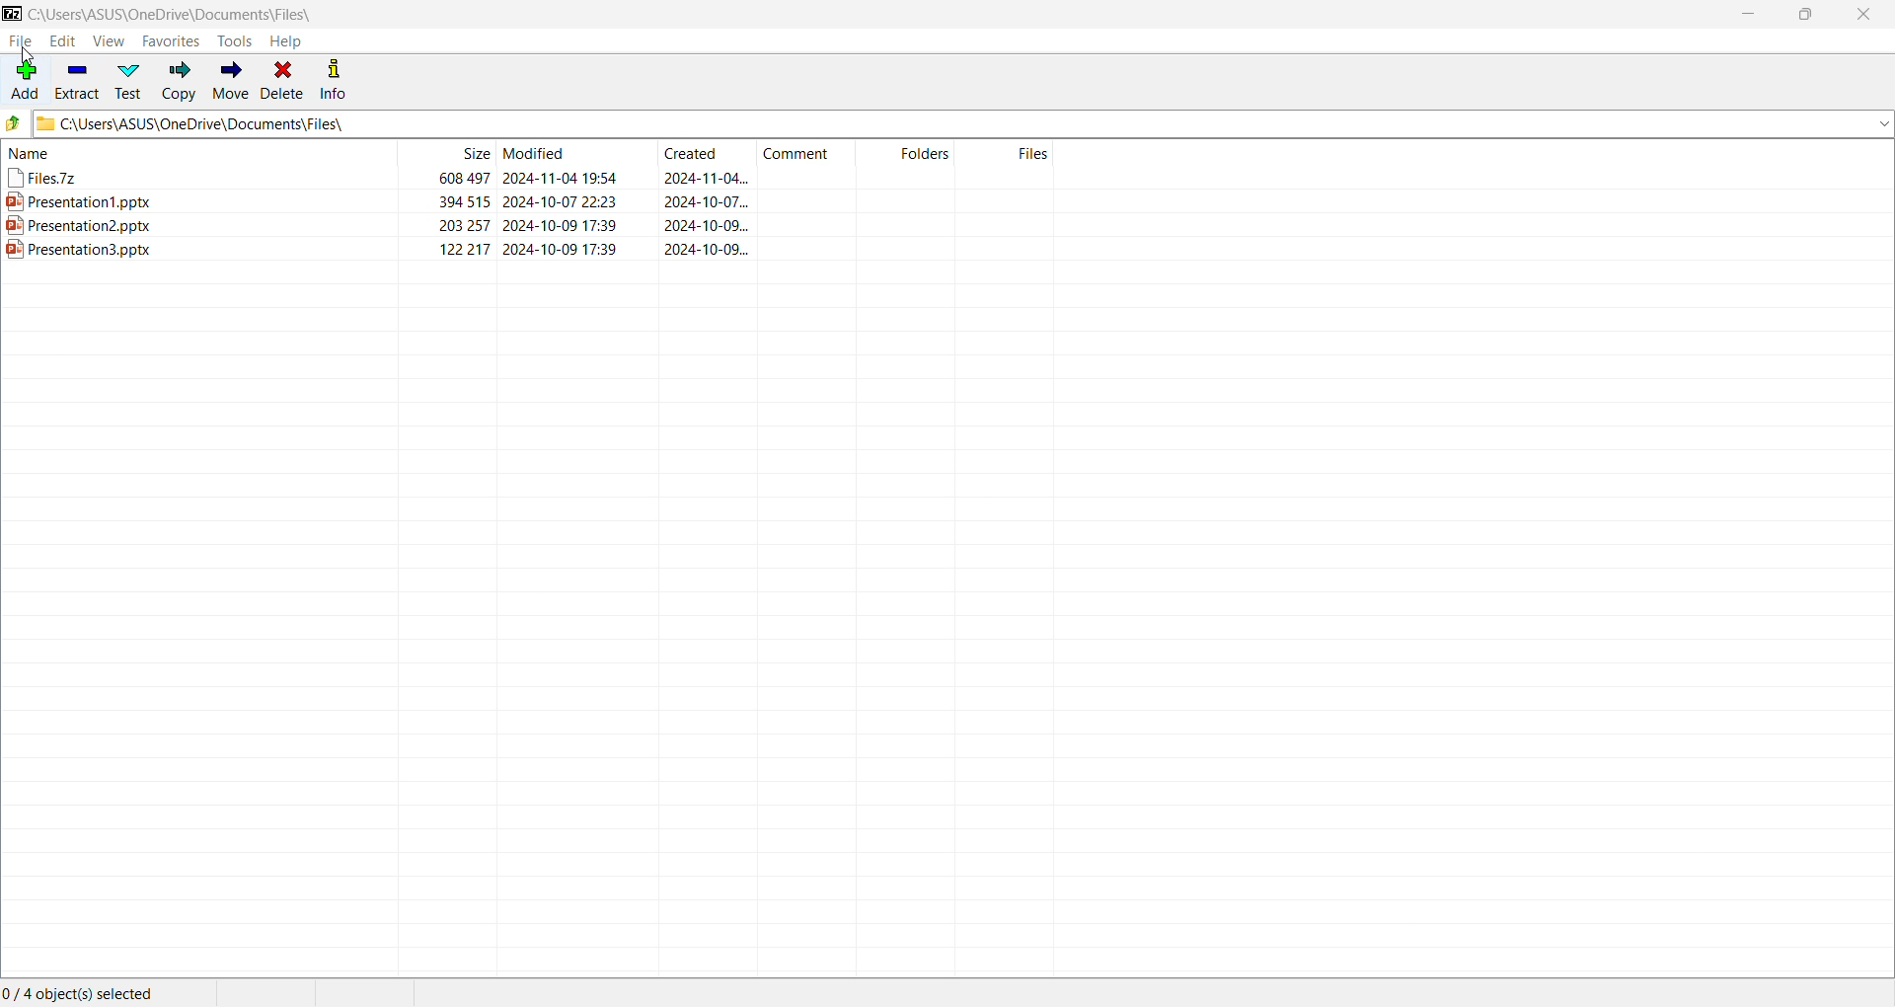 This screenshot has height=1007, width=1895. What do you see at coordinates (130, 81) in the screenshot?
I see `Test` at bounding box center [130, 81].